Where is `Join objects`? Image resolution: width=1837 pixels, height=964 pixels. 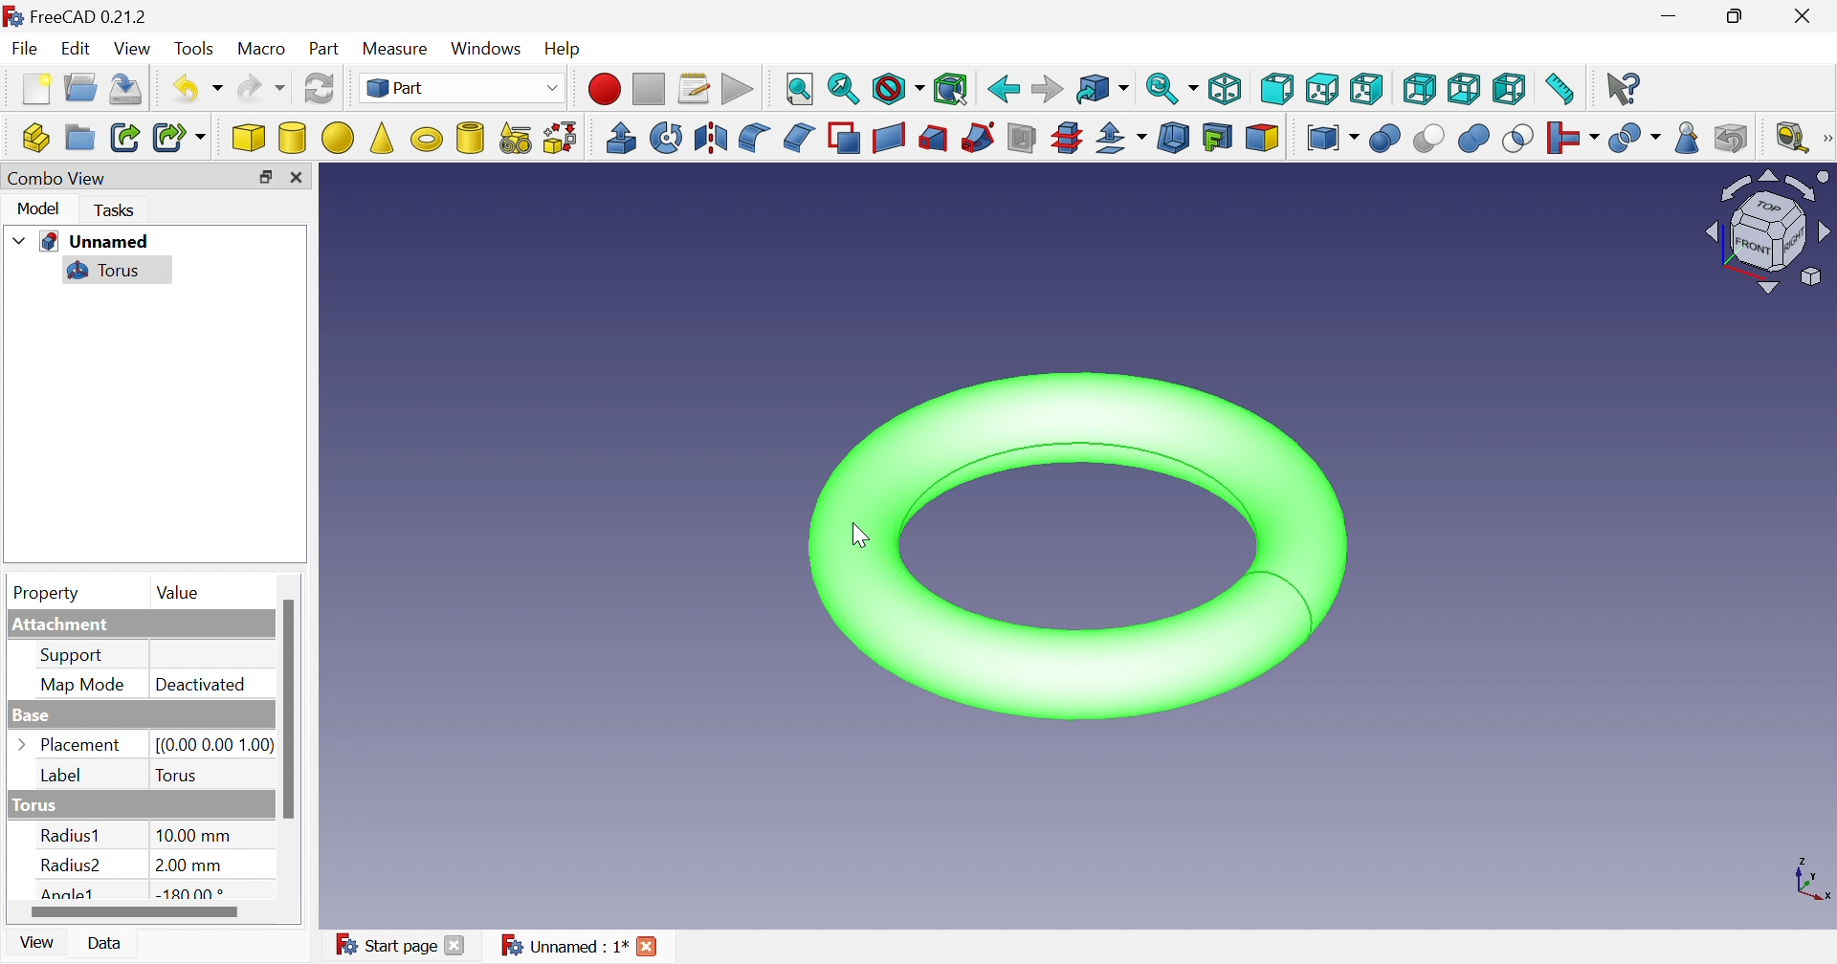 Join objects is located at coordinates (1571, 139).